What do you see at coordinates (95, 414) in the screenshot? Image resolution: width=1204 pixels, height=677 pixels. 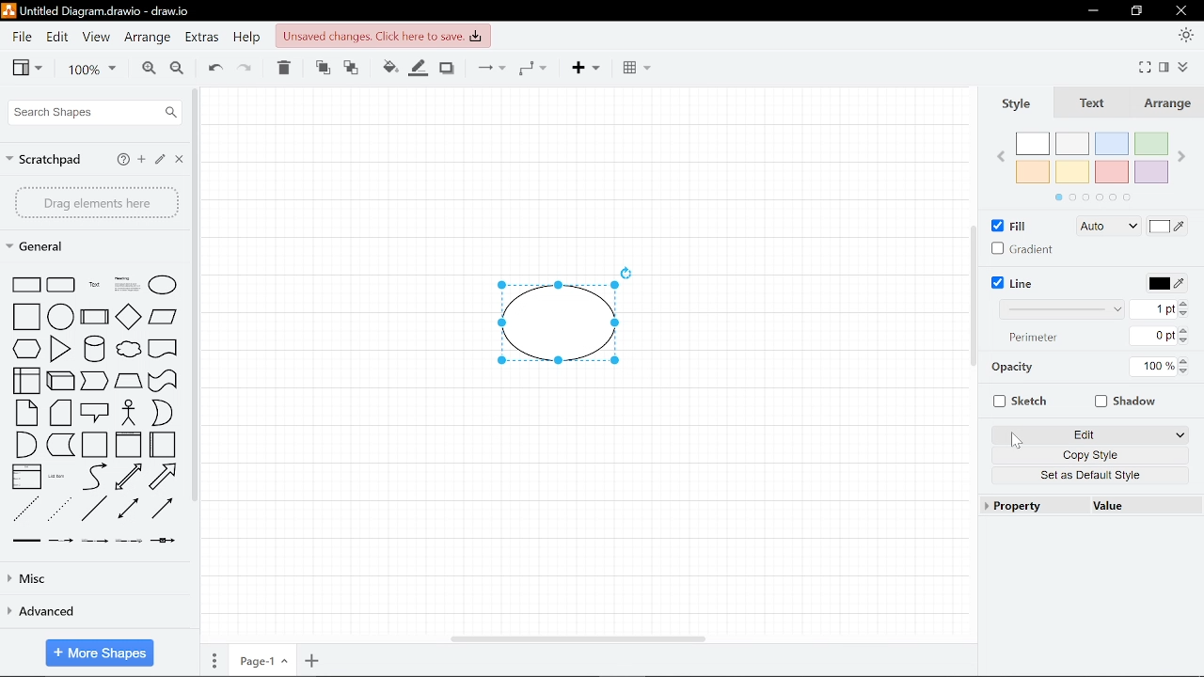 I see `callout` at bounding box center [95, 414].